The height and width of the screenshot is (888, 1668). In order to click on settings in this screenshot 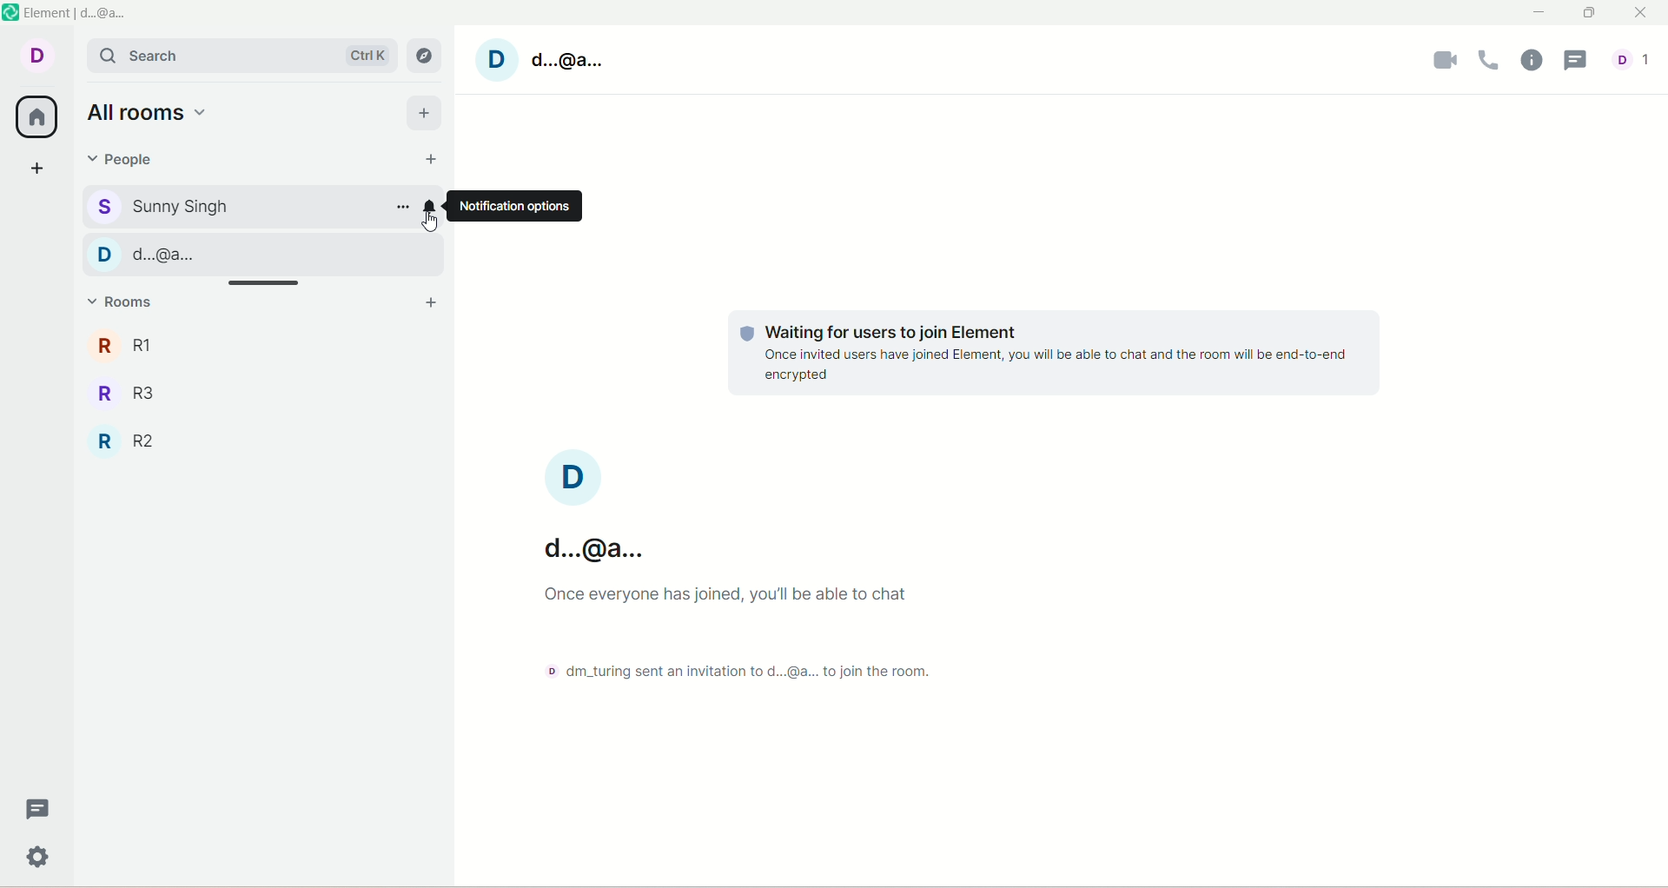, I will do `click(40, 855)`.